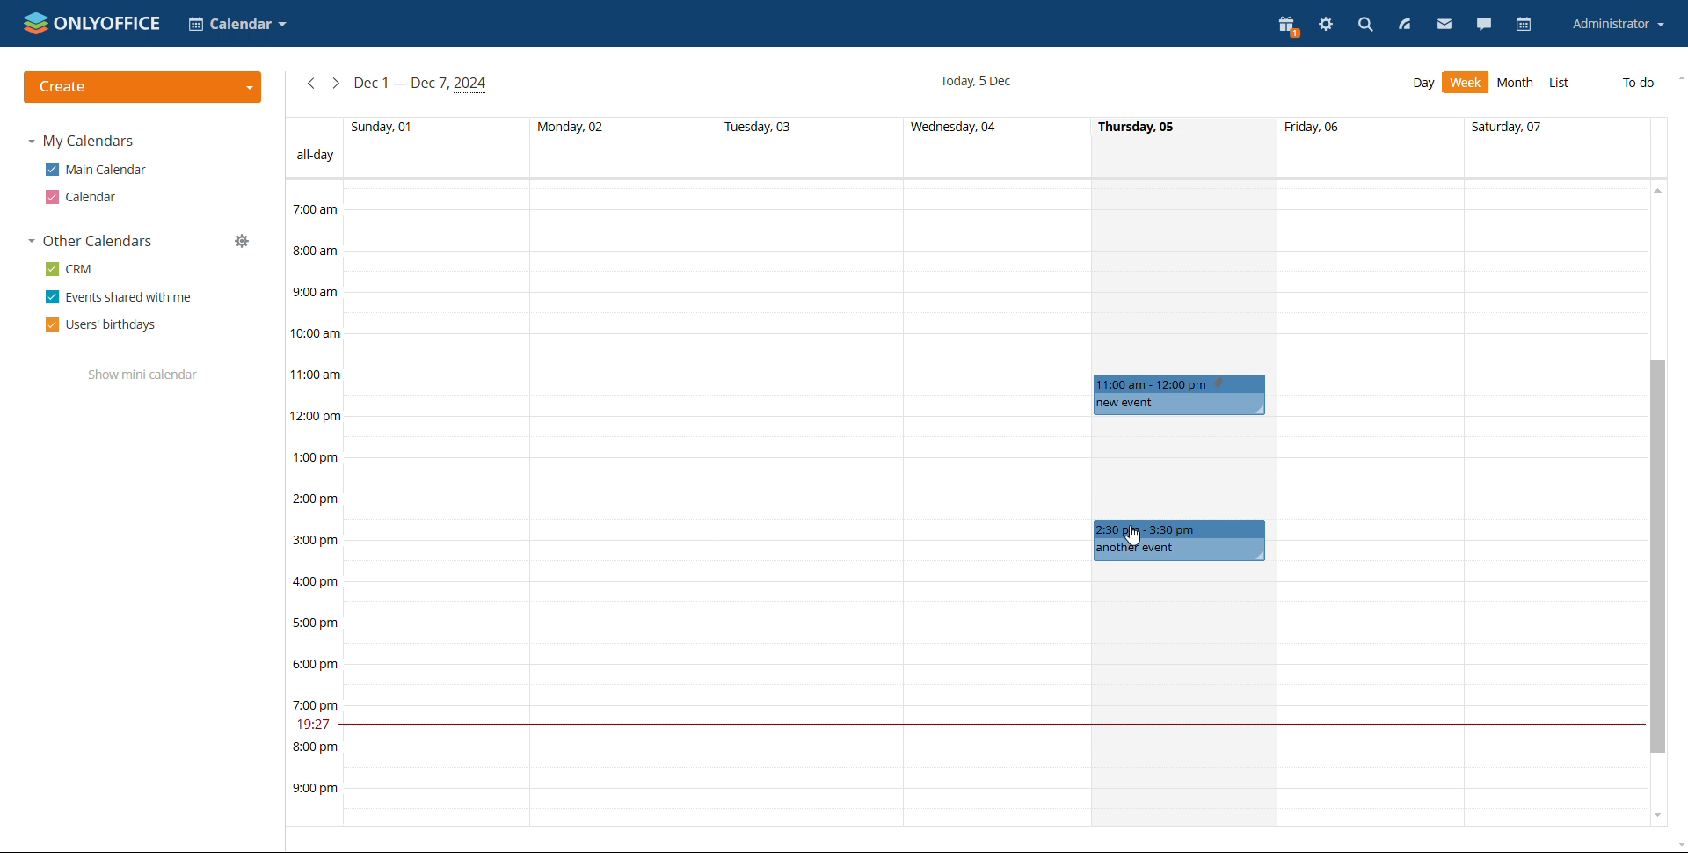 The image size is (1688, 853). I want to click on mail, so click(1445, 26).